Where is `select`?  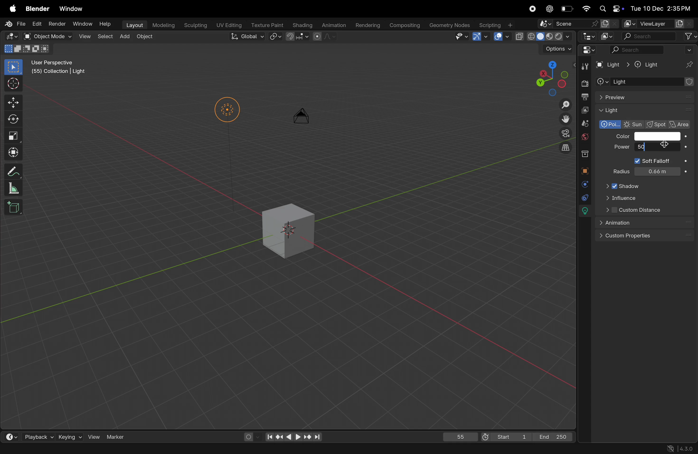
select is located at coordinates (14, 67).